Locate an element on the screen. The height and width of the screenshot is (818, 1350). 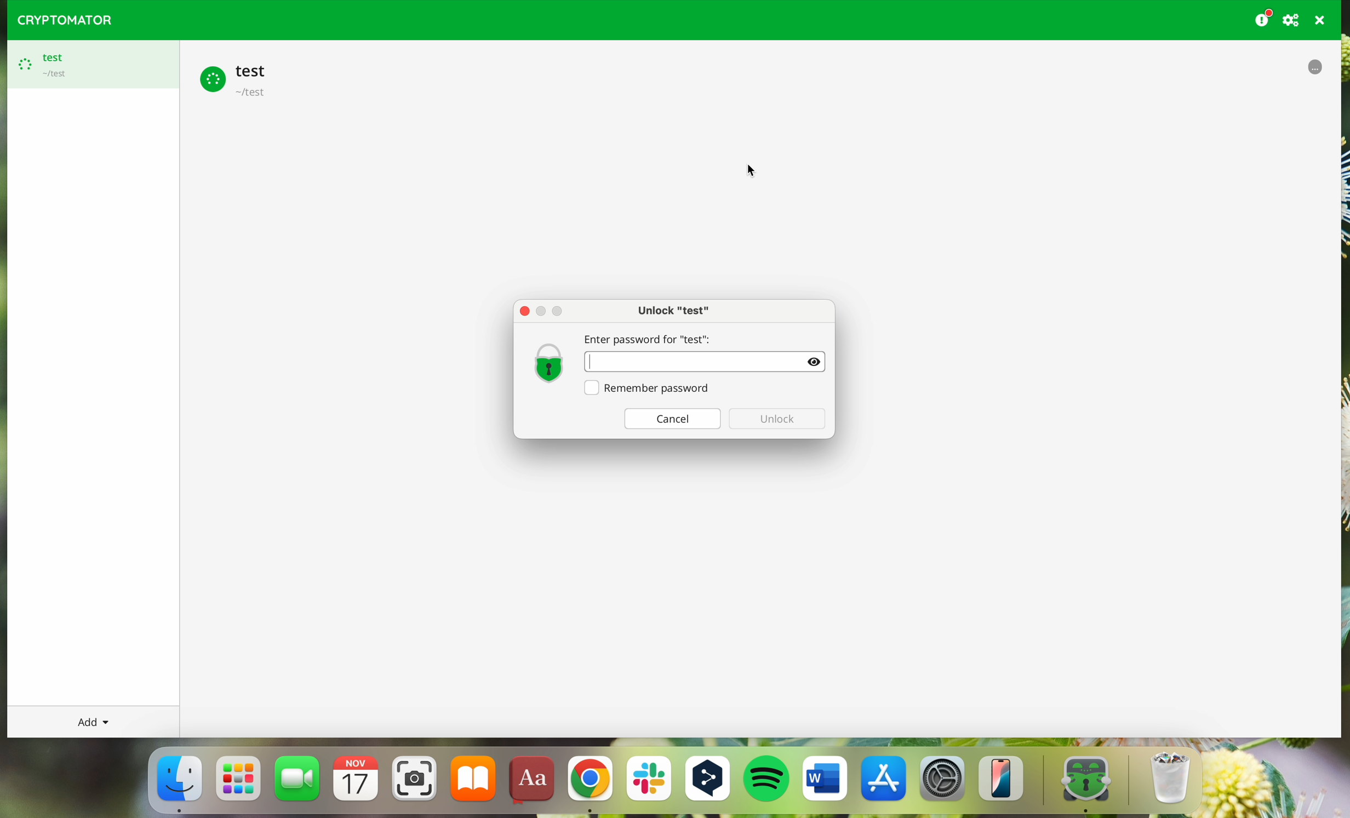
cursor is located at coordinates (750, 169).